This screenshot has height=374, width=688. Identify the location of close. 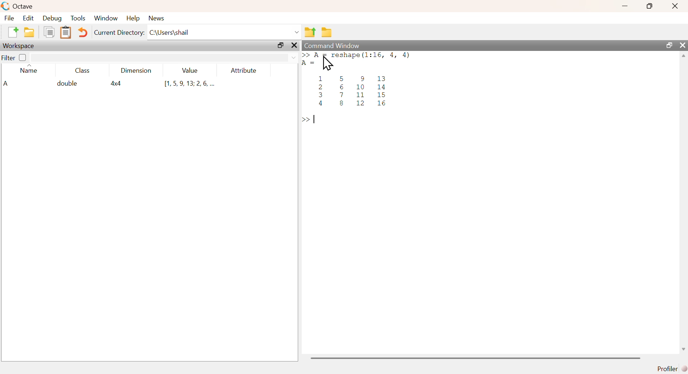
(683, 45).